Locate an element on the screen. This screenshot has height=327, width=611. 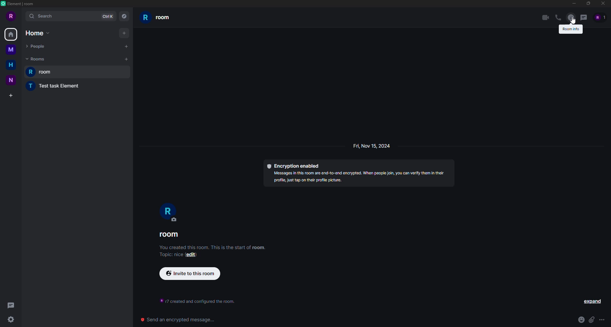
test task element is located at coordinates (51, 87).